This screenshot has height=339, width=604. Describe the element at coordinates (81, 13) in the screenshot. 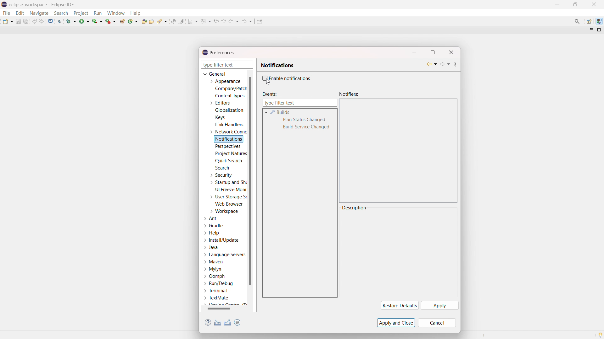

I see `project` at that location.